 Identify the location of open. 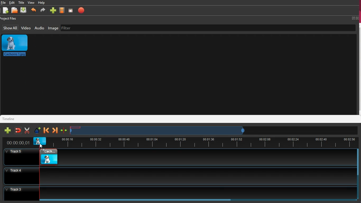
(15, 11).